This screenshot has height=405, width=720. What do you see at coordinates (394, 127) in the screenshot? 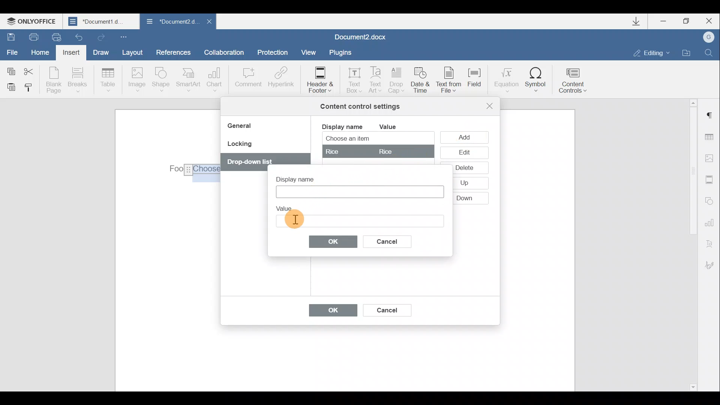
I see `Value` at bounding box center [394, 127].